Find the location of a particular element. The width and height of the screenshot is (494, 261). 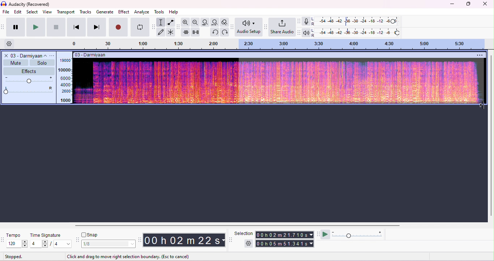

selection options is located at coordinates (249, 243).